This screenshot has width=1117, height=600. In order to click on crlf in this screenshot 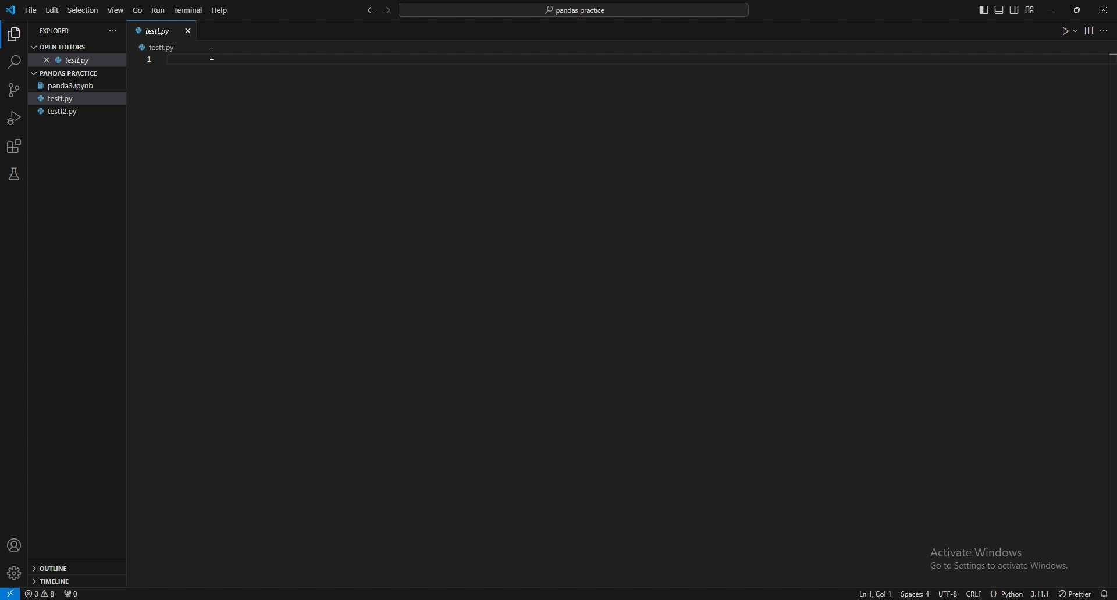, I will do `click(975, 593)`.